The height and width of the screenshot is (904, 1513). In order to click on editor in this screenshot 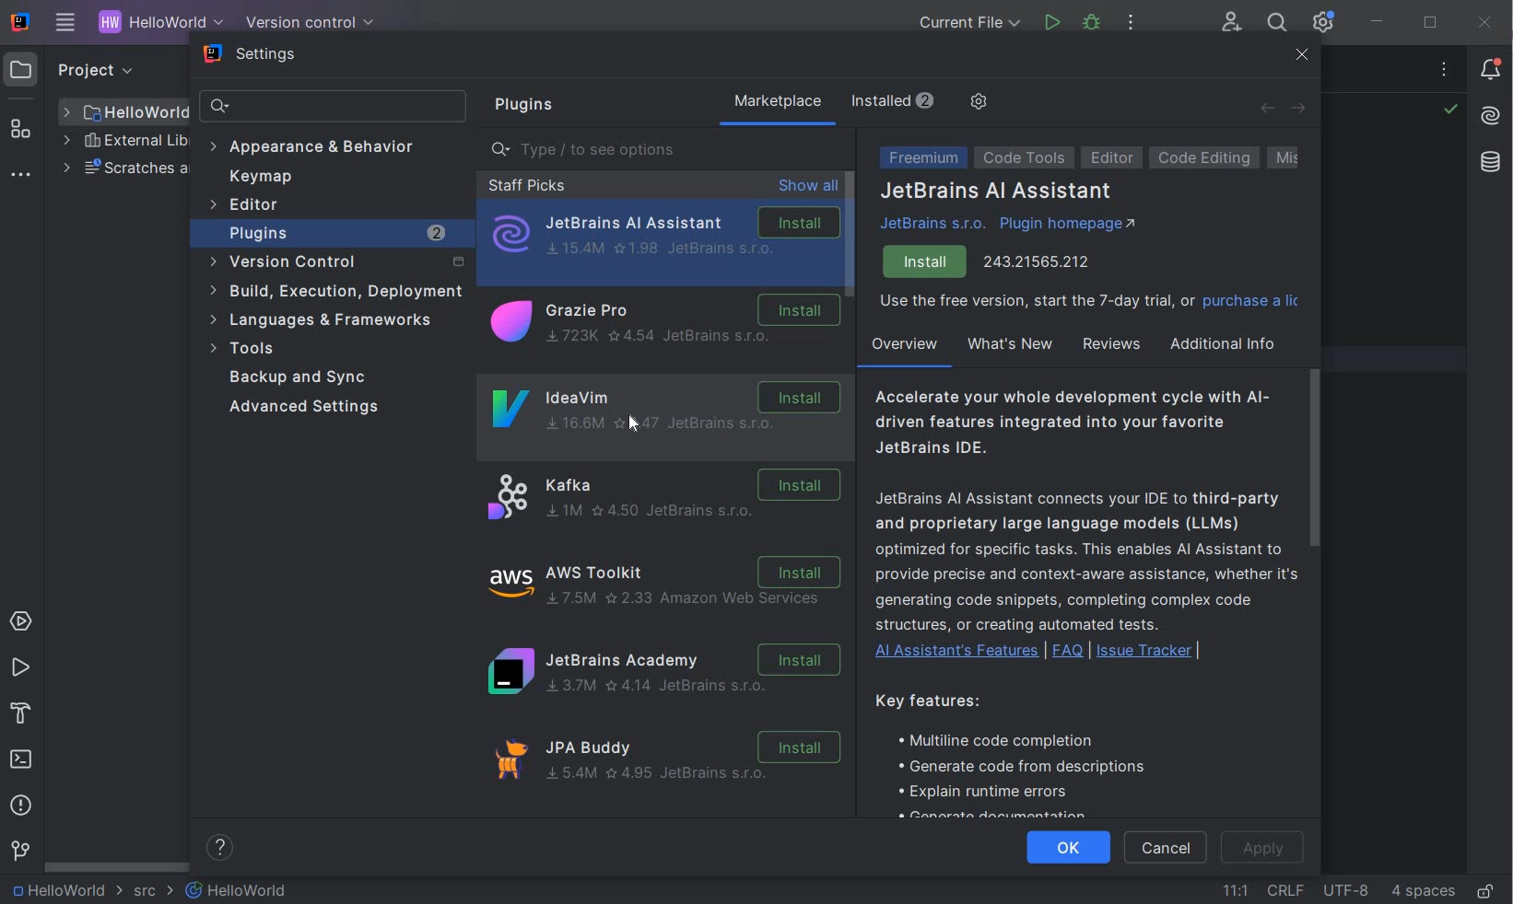, I will do `click(248, 206)`.